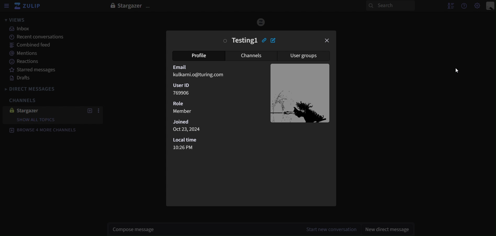 This screenshot has height=236, width=496. Describe the element at coordinates (328, 228) in the screenshot. I see `start new conversations` at that location.